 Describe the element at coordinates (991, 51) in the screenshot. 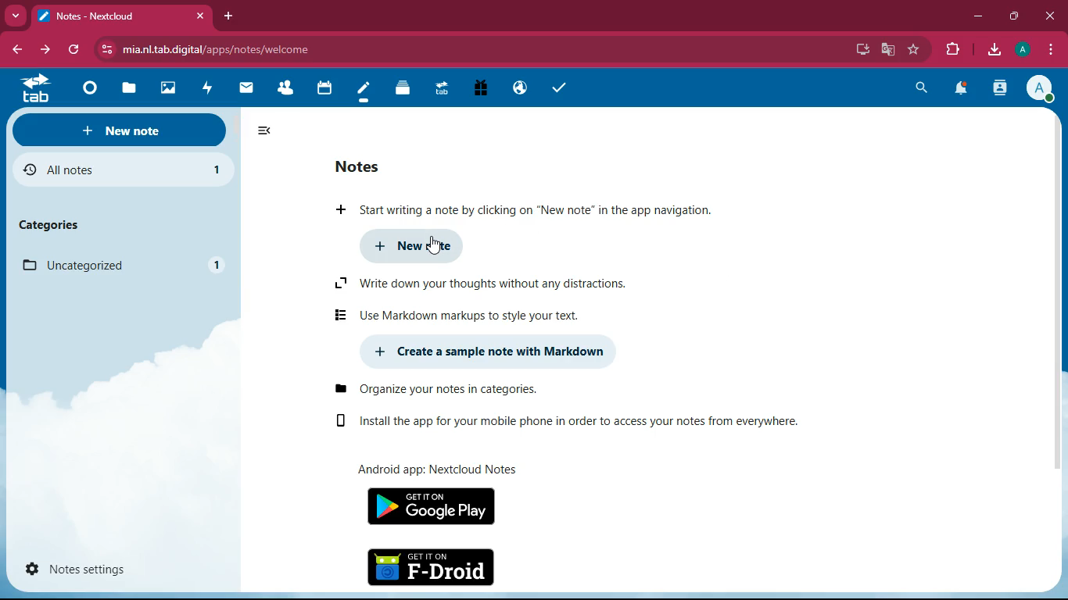

I see `download` at that location.